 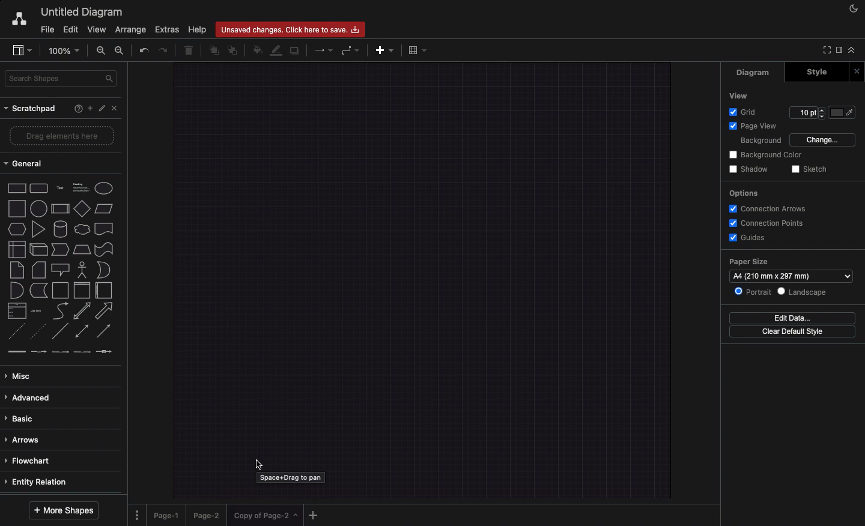 What do you see at coordinates (256, 50) in the screenshot?
I see `Fill color` at bounding box center [256, 50].